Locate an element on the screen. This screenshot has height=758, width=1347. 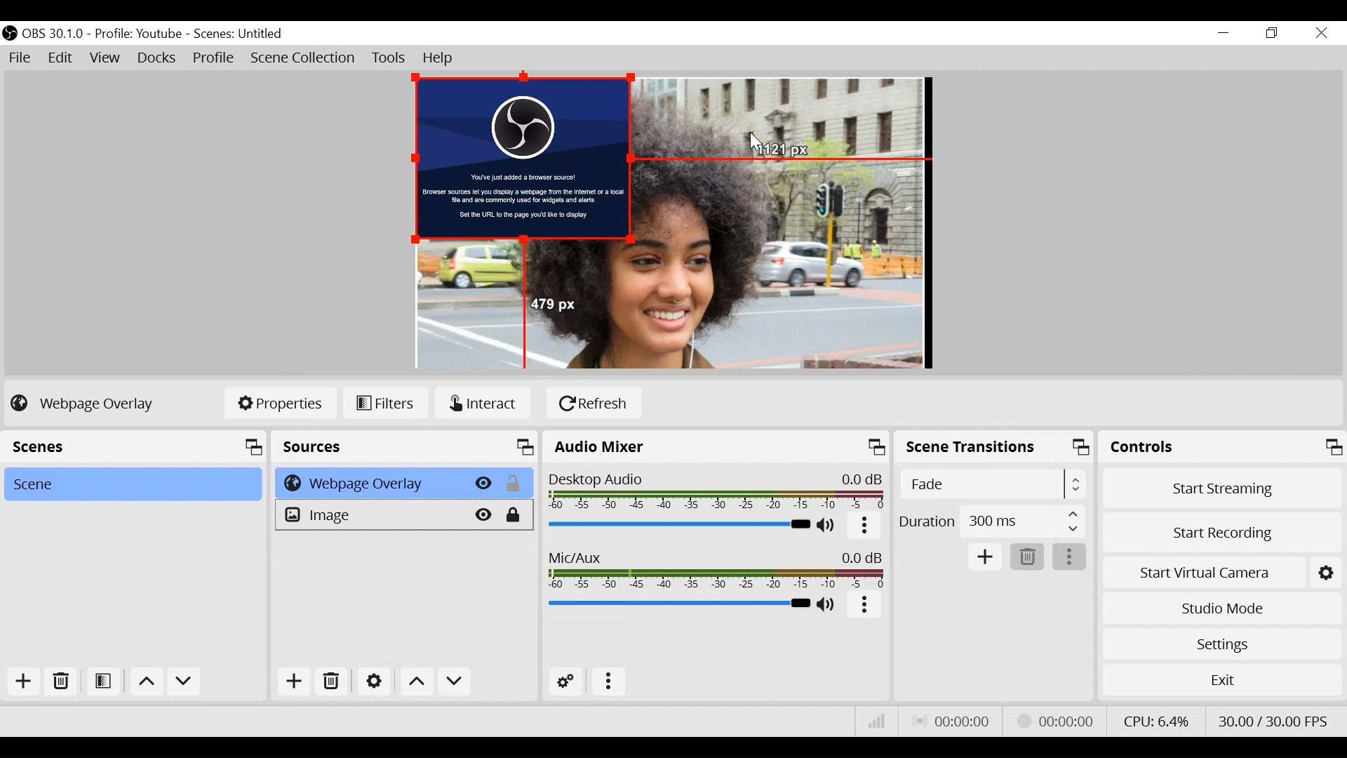
Exit is located at coordinates (1221, 679).